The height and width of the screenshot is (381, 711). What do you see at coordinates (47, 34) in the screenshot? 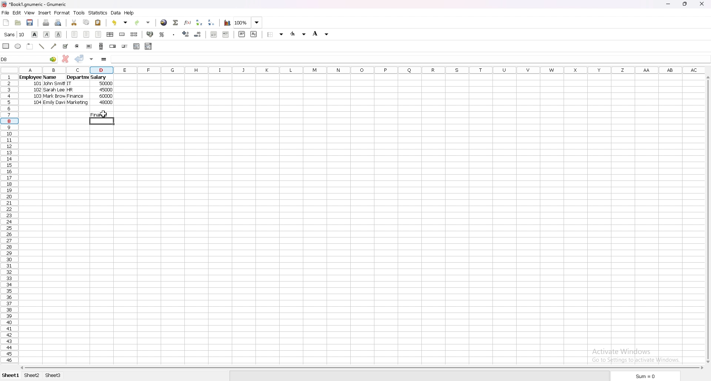
I see `italic` at bounding box center [47, 34].